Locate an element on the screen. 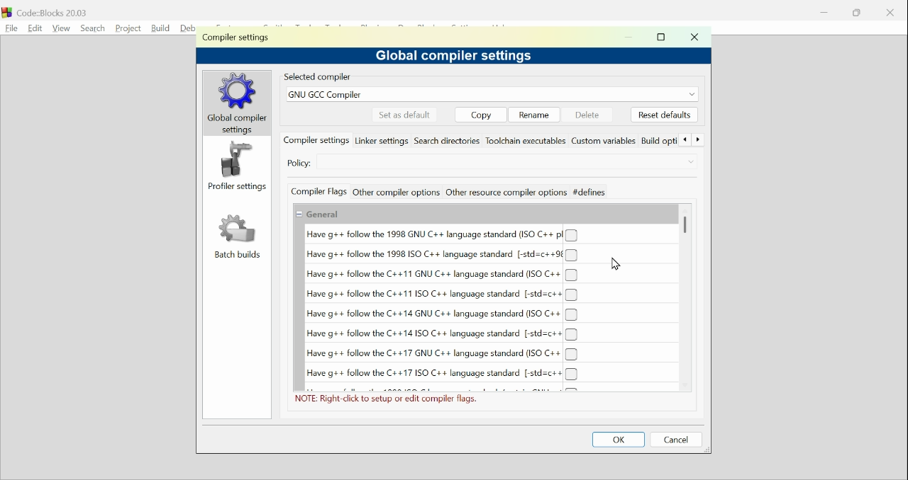 The height and width of the screenshot is (480, 908). Vertical Scroll bar is located at coordinates (688, 224).